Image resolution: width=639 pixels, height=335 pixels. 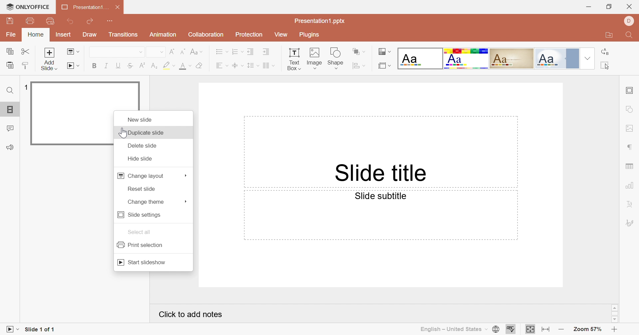 What do you see at coordinates (9, 21) in the screenshot?
I see `Save` at bounding box center [9, 21].